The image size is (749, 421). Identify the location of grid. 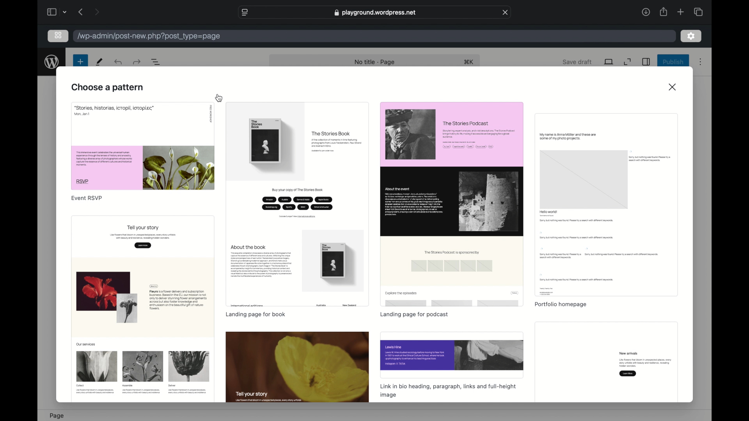
(58, 35).